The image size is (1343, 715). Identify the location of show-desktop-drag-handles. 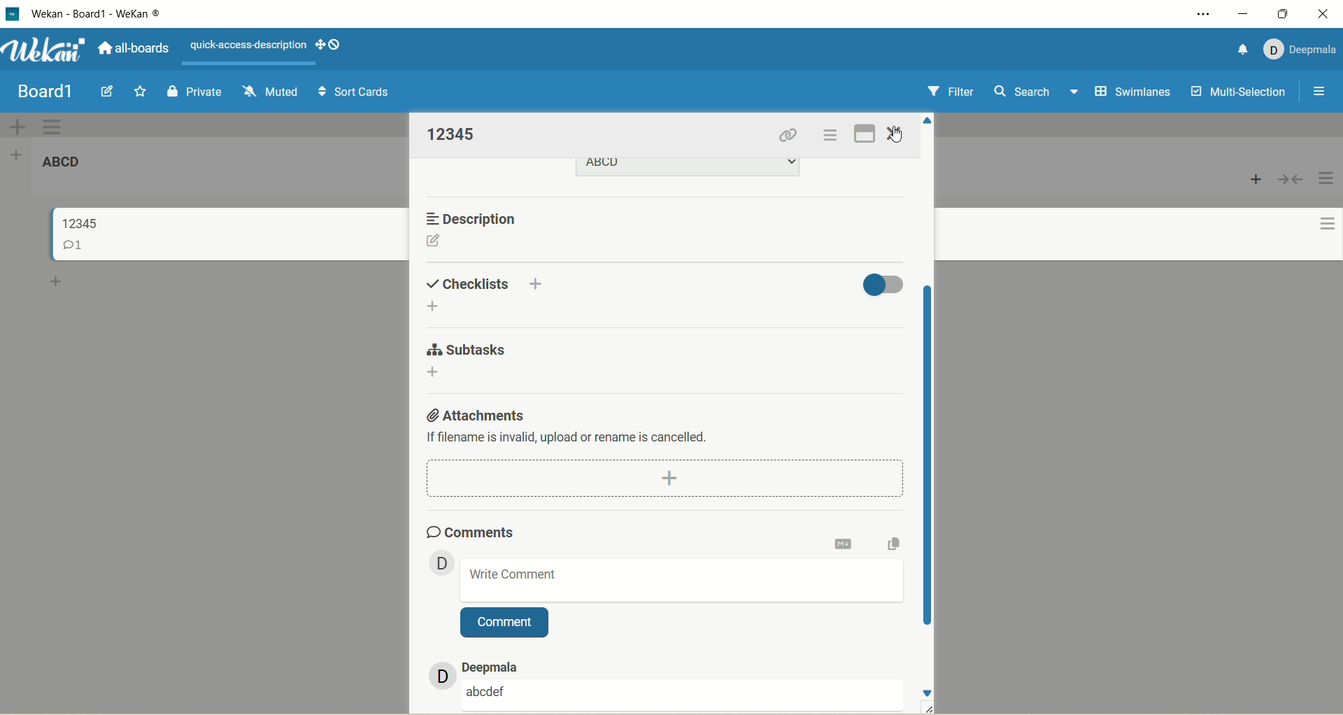
(337, 45).